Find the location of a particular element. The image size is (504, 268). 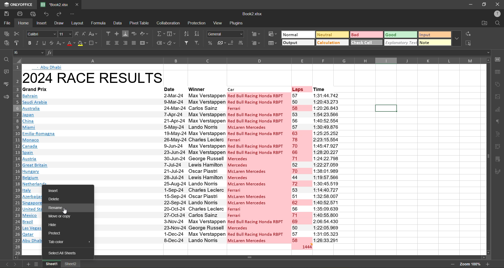

sort descending is located at coordinates (198, 33).